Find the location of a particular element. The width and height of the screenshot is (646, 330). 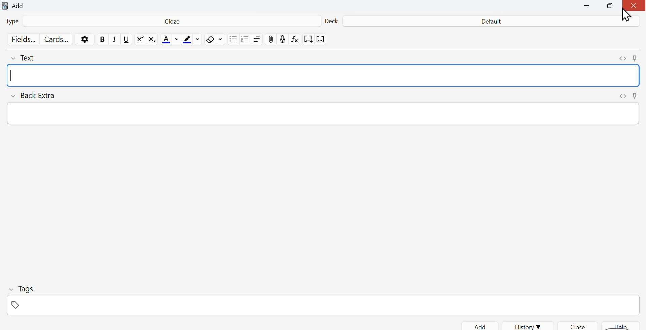

Close is located at coordinates (581, 326).